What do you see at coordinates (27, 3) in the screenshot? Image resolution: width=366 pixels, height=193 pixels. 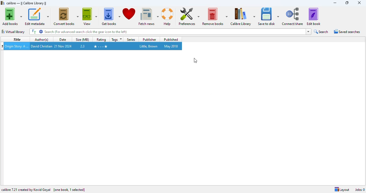 I see `calibre library` at bounding box center [27, 3].